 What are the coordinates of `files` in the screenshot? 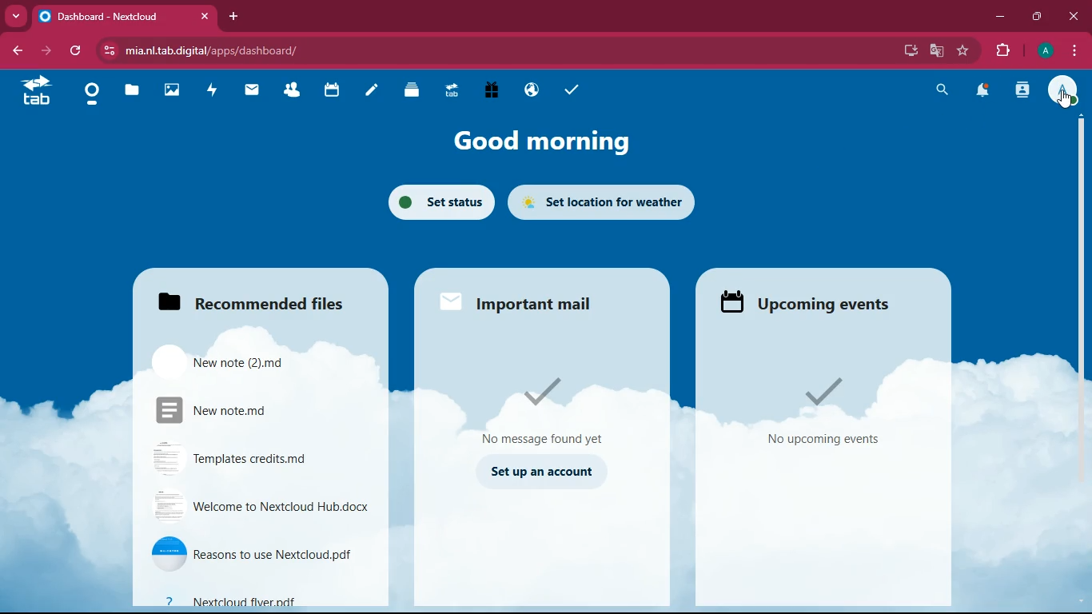 It's located at (247, 302).